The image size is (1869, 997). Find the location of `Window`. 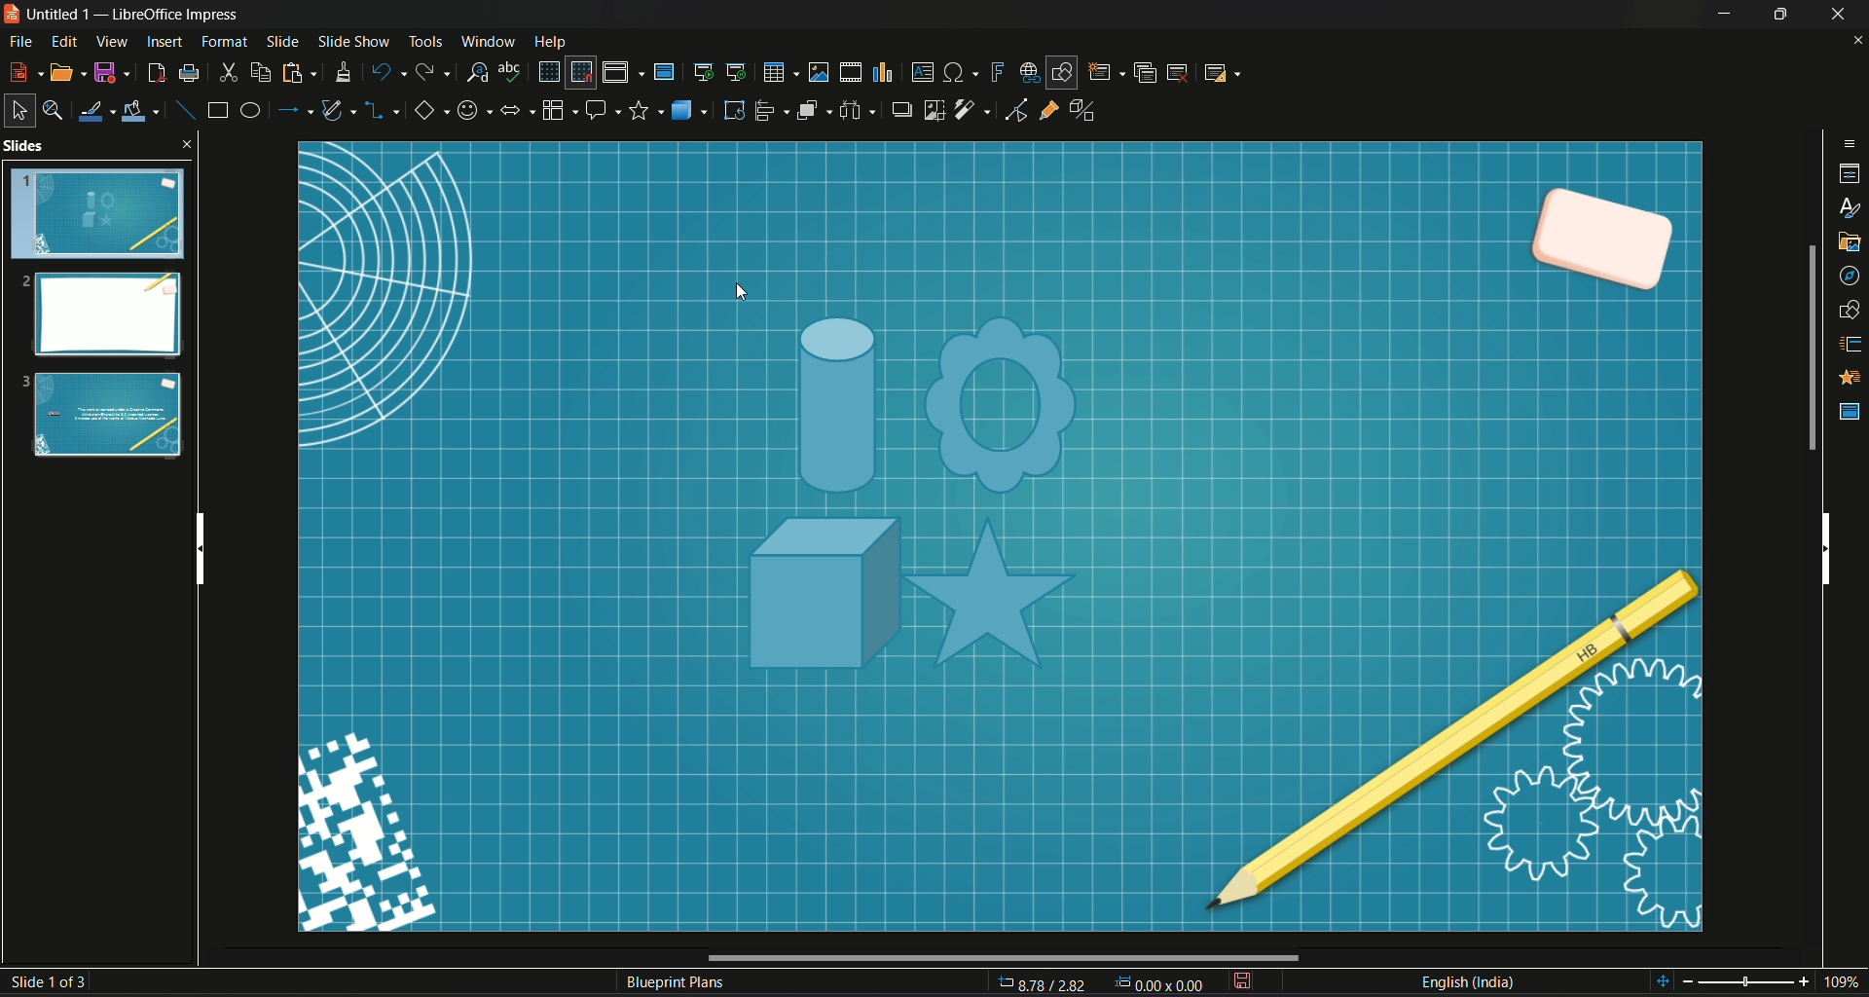

Window is located at coordinates (484, 40).